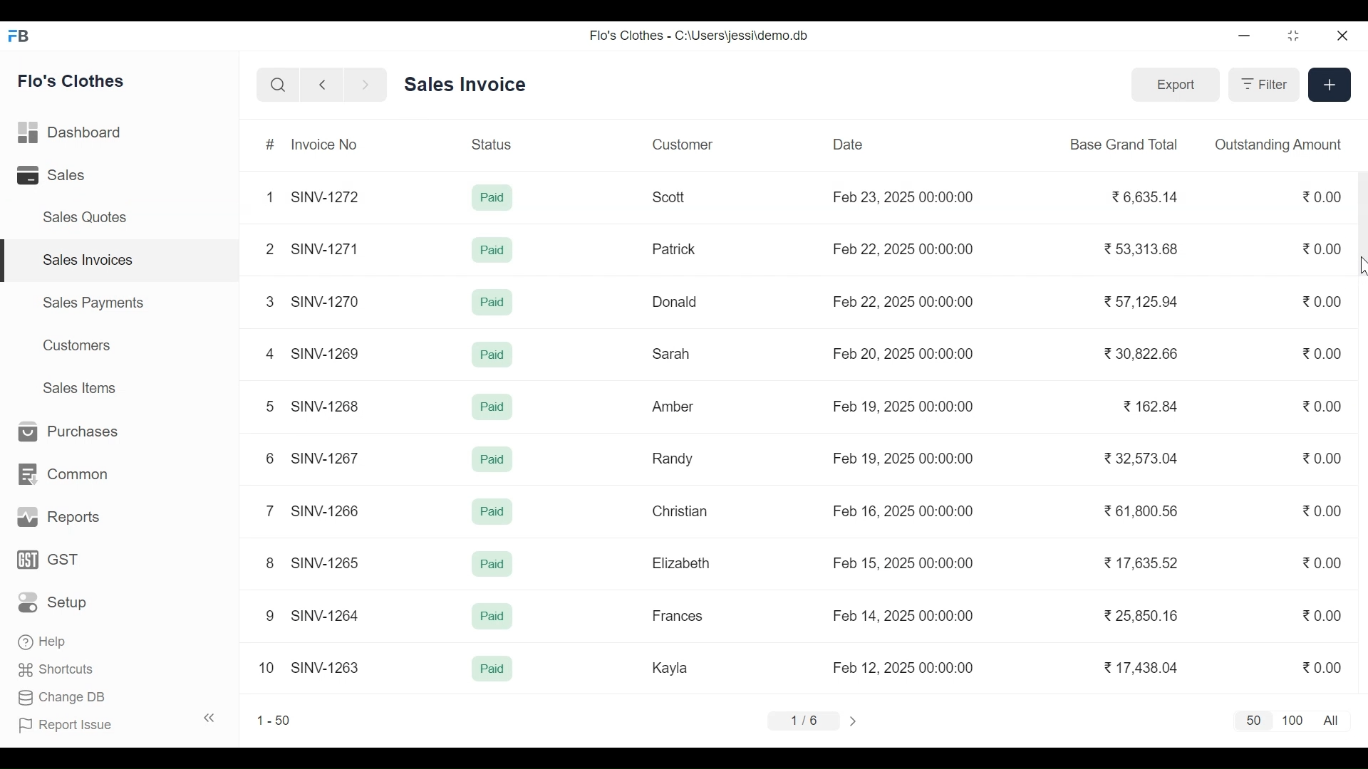  Describe the element at coordinates (269, 301) in the screenshot. I see `3` at that location.